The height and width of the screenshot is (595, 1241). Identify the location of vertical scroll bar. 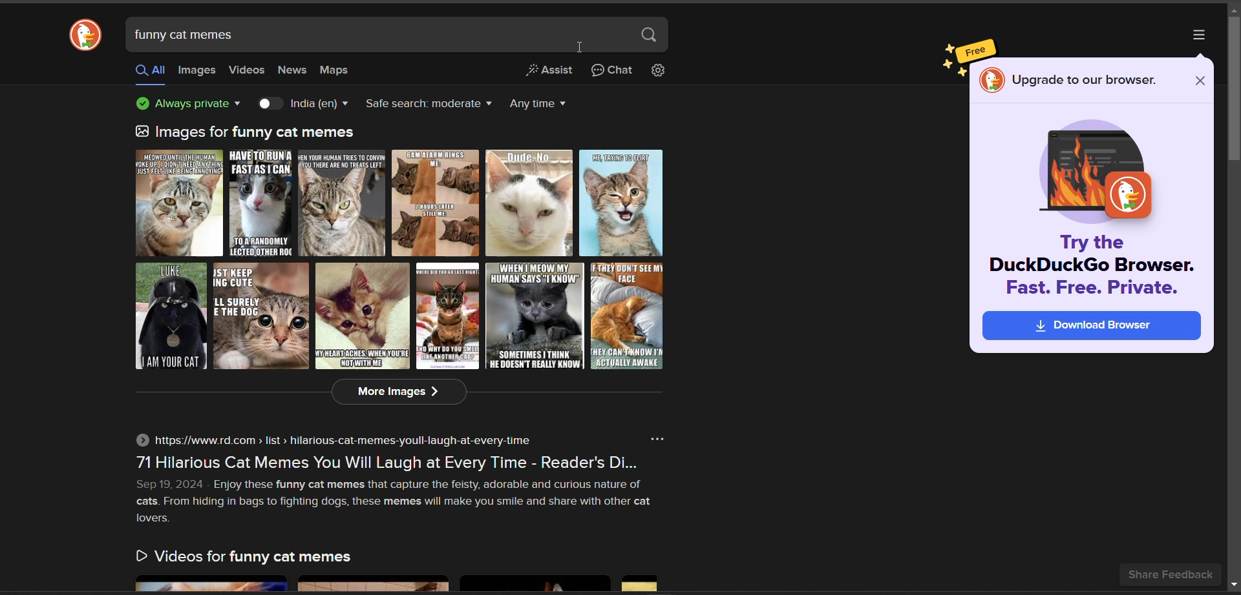
(1233, 92).